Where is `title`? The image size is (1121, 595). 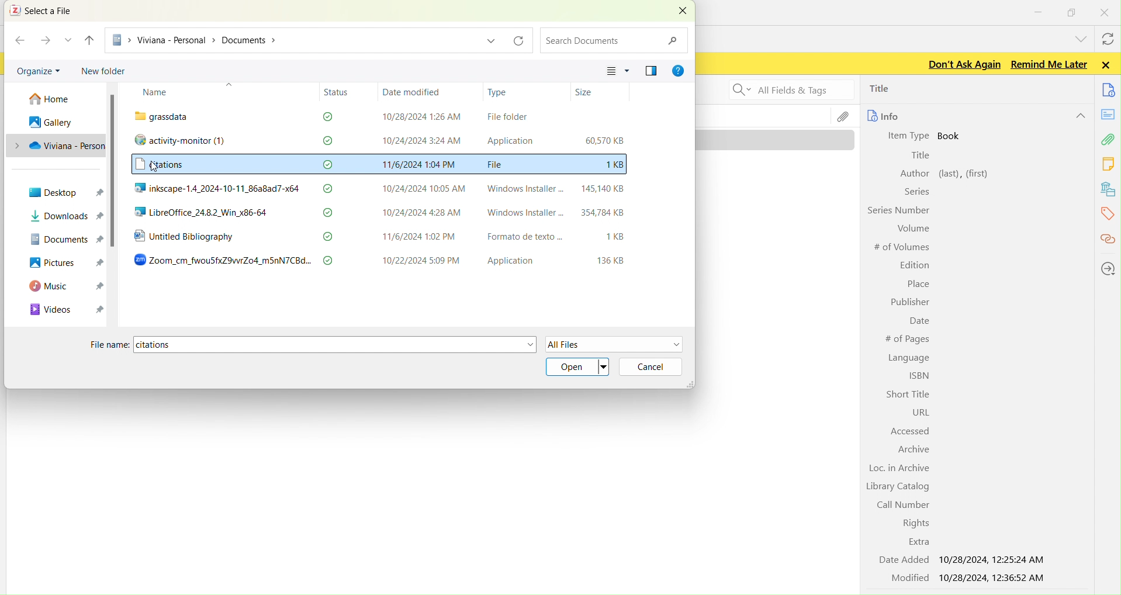
title is located at coordinates (902, 89).